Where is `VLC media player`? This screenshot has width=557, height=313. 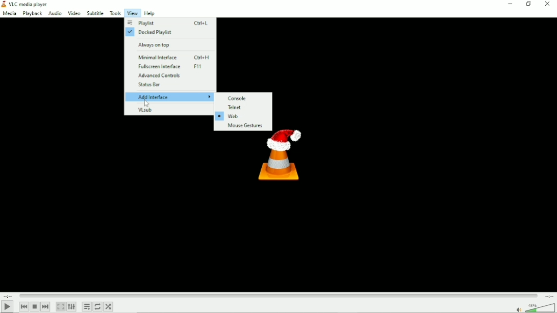 VLC media player is located at coordinates (28, 4).